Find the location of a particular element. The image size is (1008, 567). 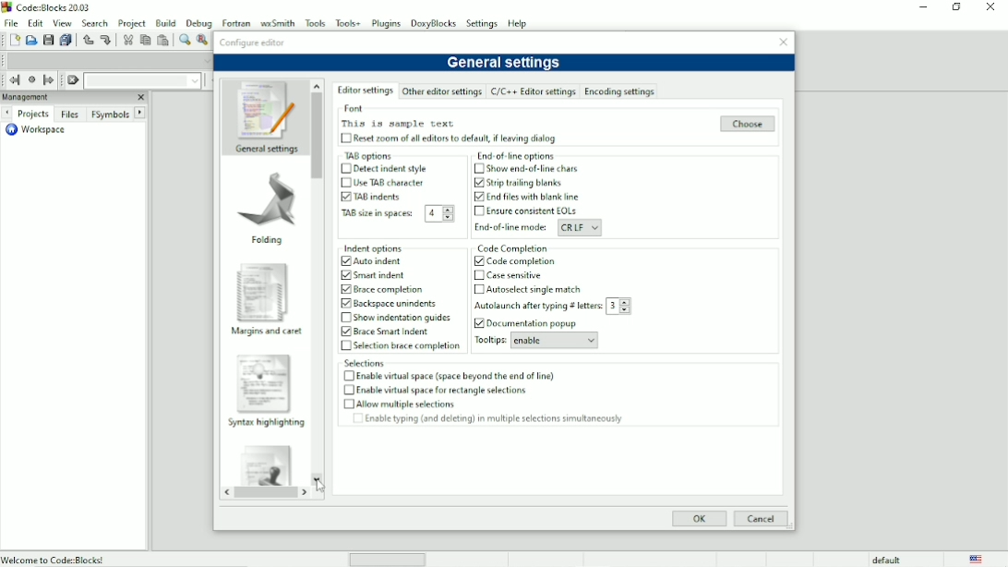

End-of-line mode: is located at coordinates (508, 227).